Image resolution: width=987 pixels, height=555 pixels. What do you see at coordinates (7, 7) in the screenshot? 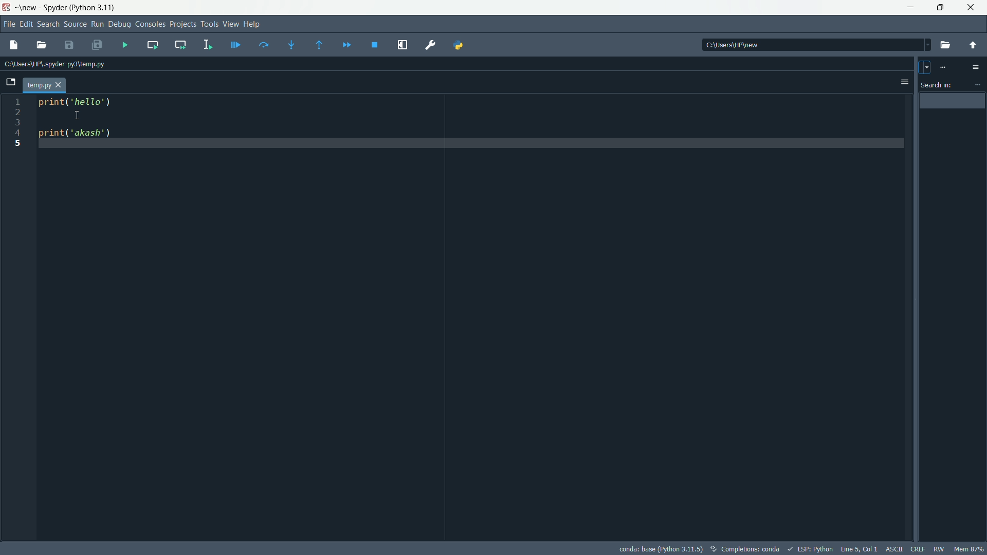
I see `app icon` at bounding box center [7, 7].